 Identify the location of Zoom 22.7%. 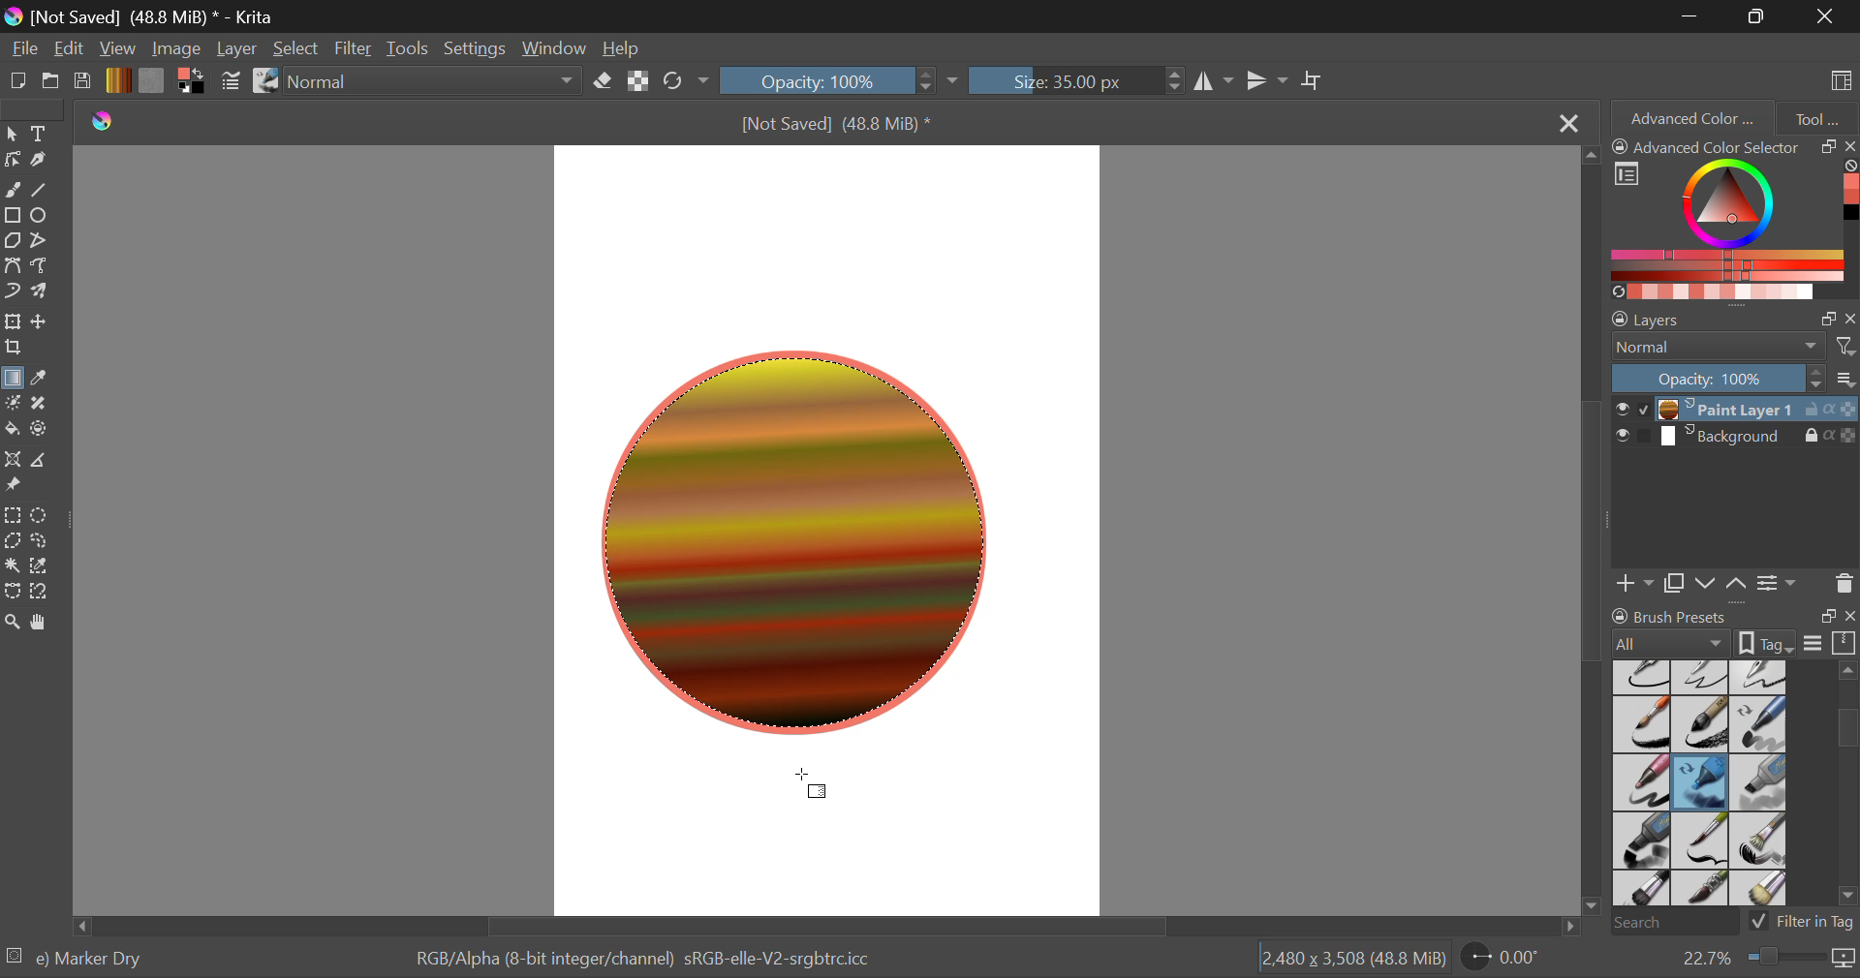
(1760, 959).